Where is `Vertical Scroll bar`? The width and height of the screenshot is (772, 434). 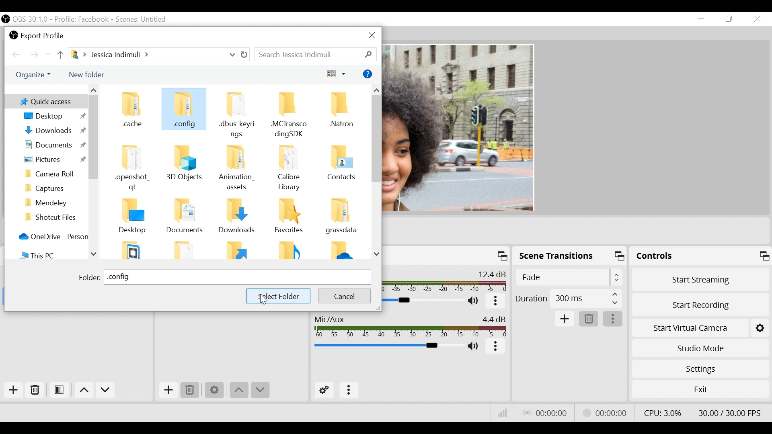
Vertical Scroll bar is located at coordinates (93, 137).